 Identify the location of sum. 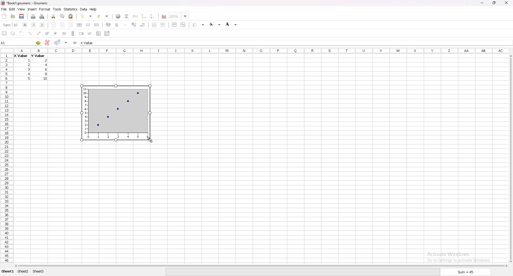
(466, 273).